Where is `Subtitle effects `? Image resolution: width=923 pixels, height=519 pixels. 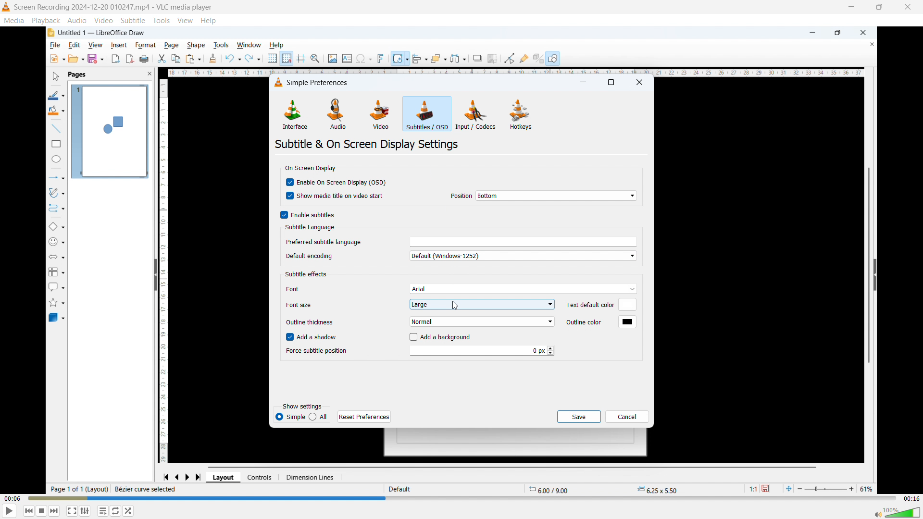 Subtitle effects  is located at coordinates (307, 274).